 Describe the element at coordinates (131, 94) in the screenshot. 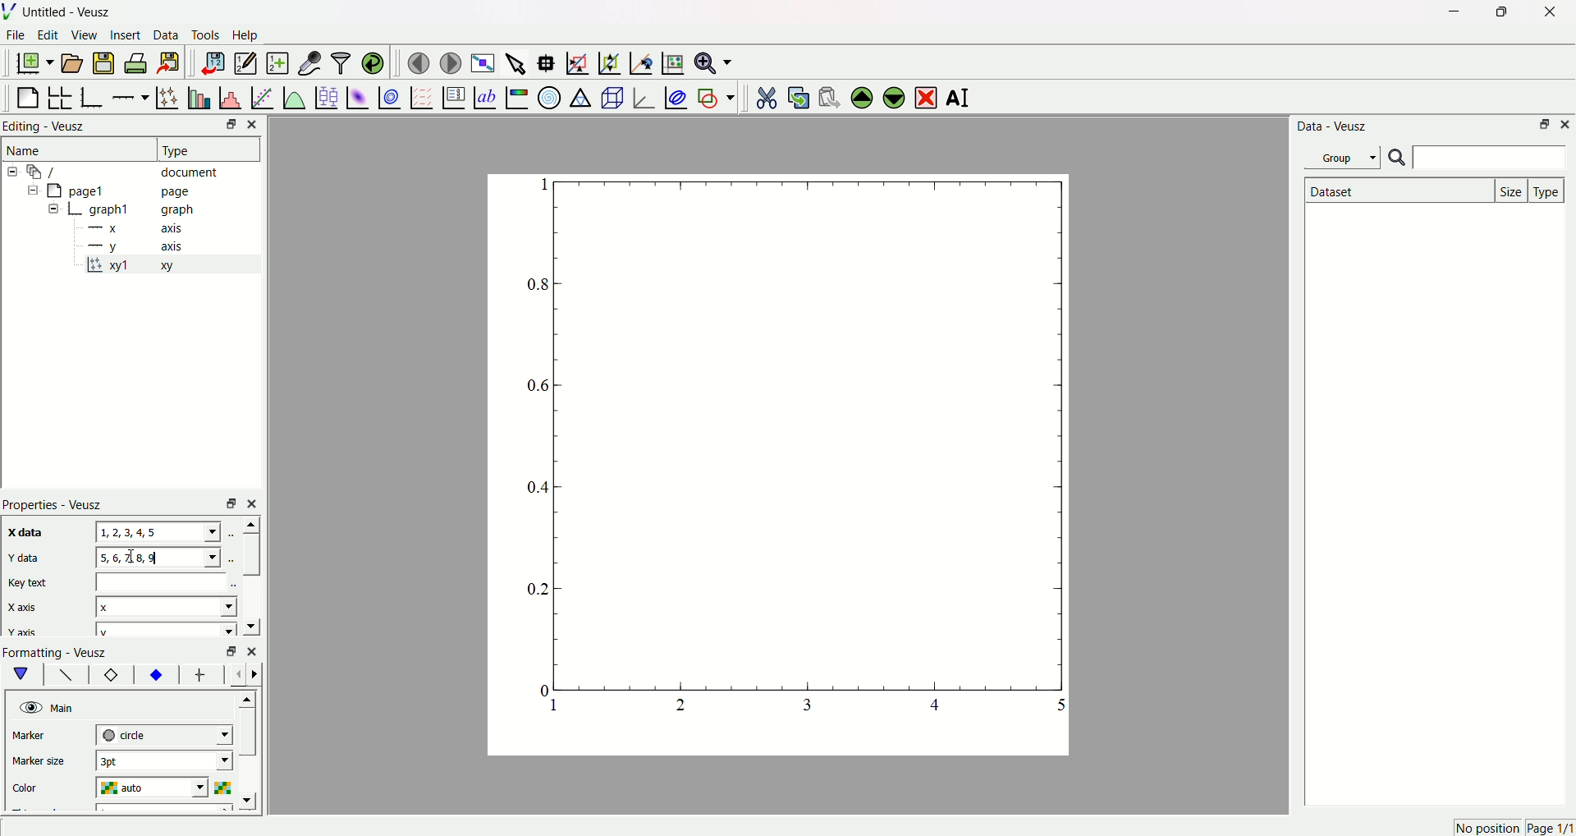

I see `add axis` at that location.